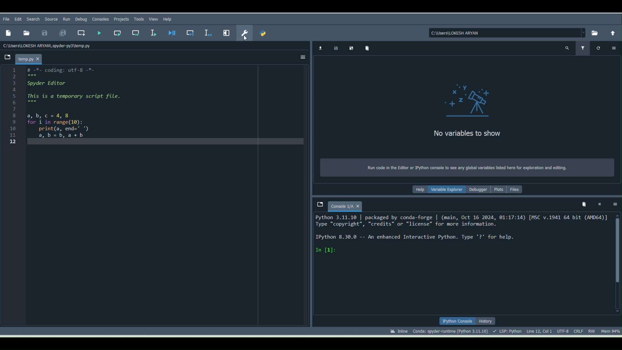  What do you see at coordinates (397, 331) in the screenshot?
I see `Click to toggle between inline and interactive Matplotlib plotting` at bounding box center [397, 331].